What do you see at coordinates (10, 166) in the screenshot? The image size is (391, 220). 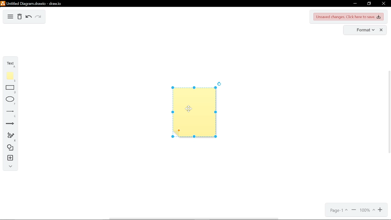 I see `collapse` at bounding box center [10, 166].